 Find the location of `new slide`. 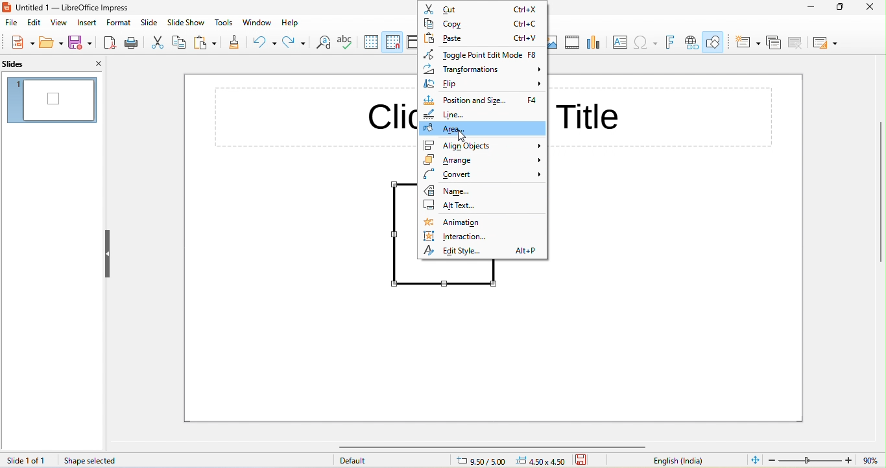

new slide is located at coordinates (747, 42).